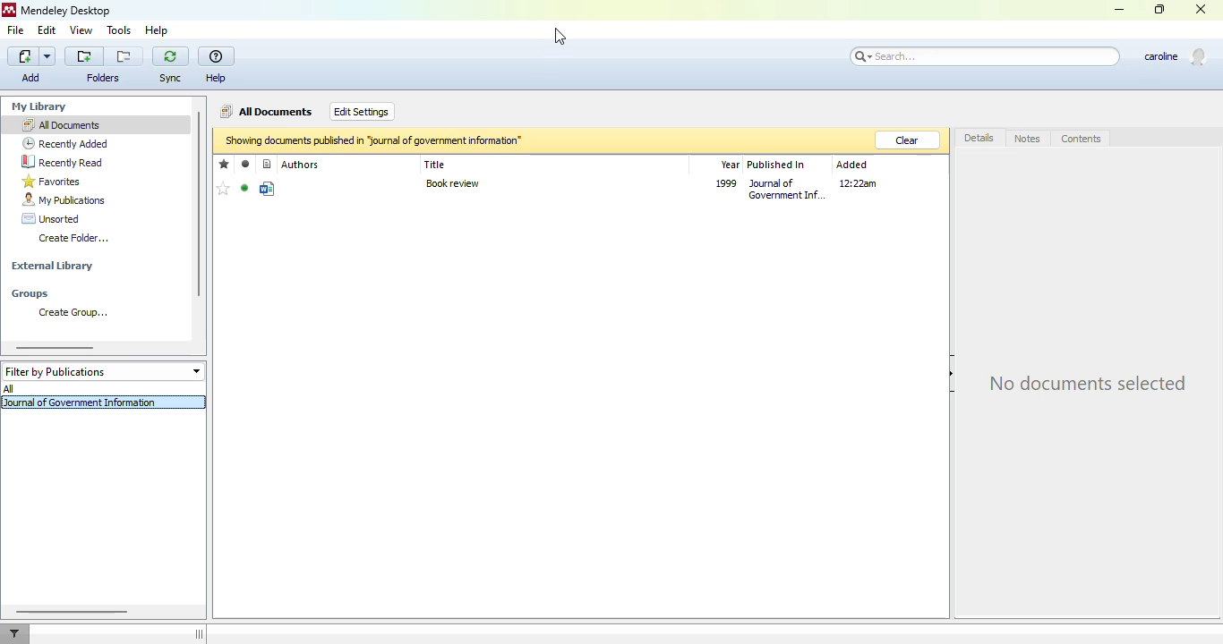 The height and width of the screenshot is (644, 1223). What do you see at coordinates (225, 165) in the screenshot?
I see `favorites` at bounding box center [225, 165].